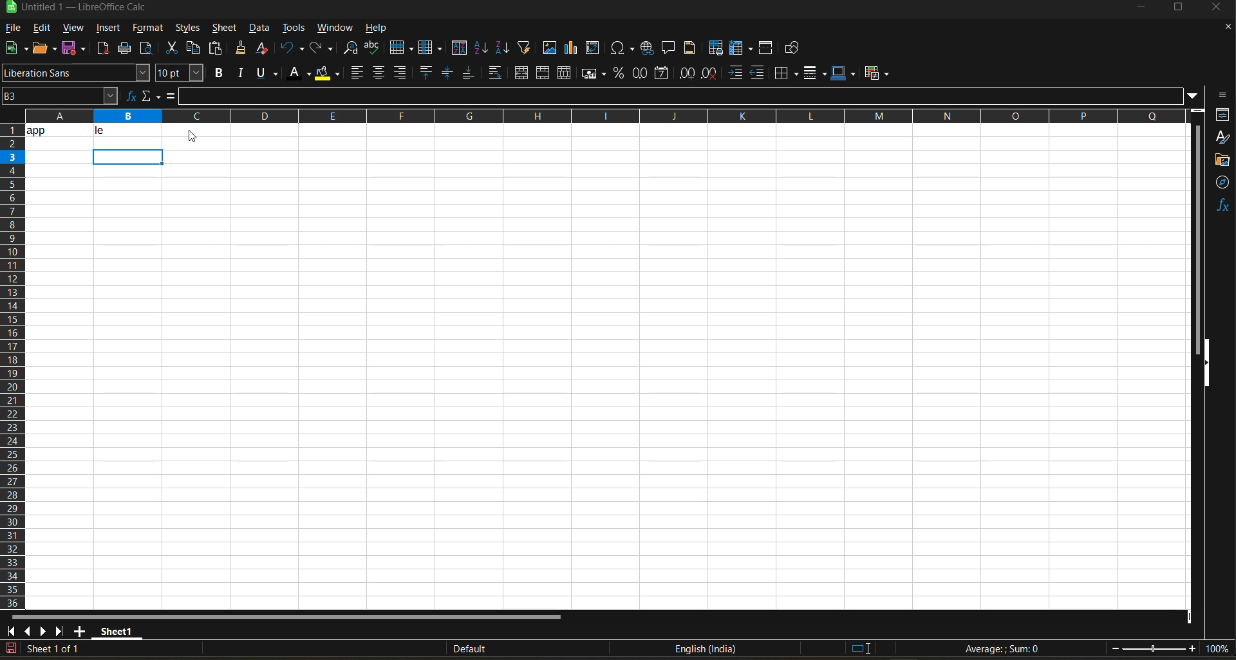 The width and height of the screenshot is (1236, 660). What do you see at coordinates (323, 49) in the screenshot?
I see `redo ` at bounding box center [323, 49].